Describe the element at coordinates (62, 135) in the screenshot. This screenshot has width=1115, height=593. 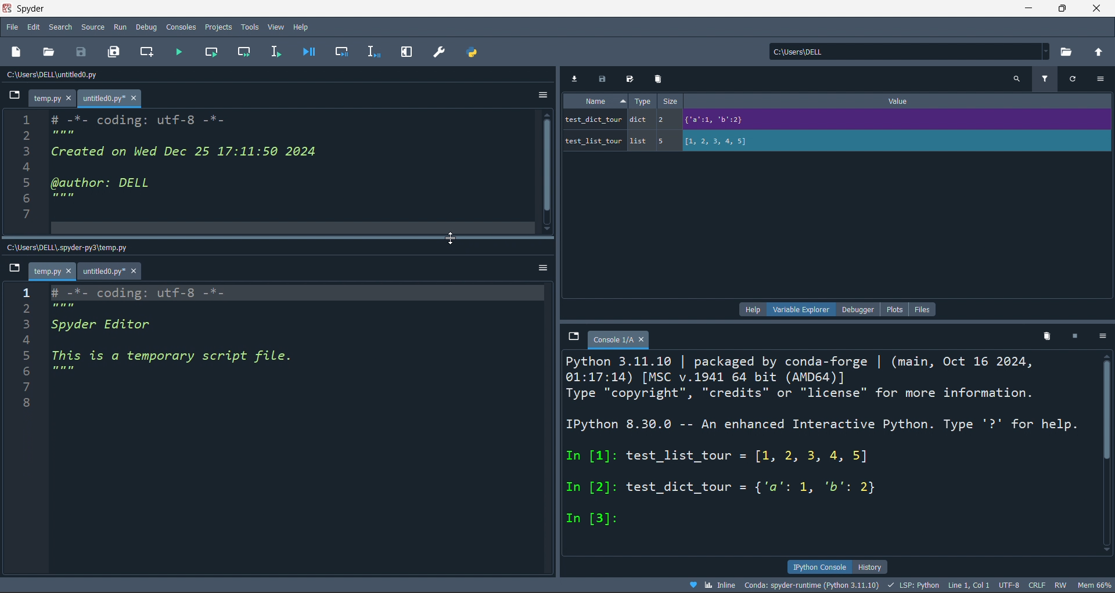
I see `2 """` at that location.